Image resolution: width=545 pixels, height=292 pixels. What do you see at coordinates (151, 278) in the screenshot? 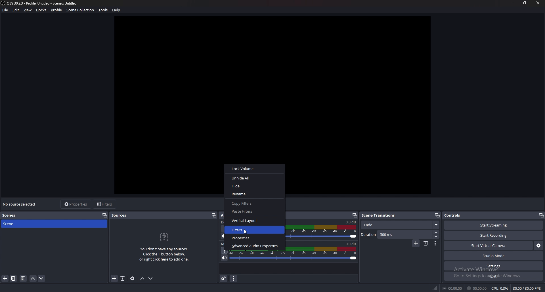
I see `move source down` at bounding box center [151, 278].